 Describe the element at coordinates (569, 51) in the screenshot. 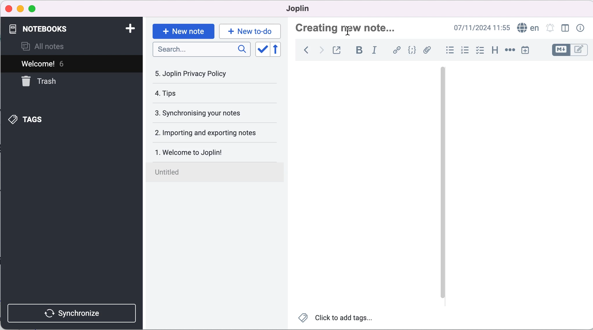

I see `toggle editors` at that location.